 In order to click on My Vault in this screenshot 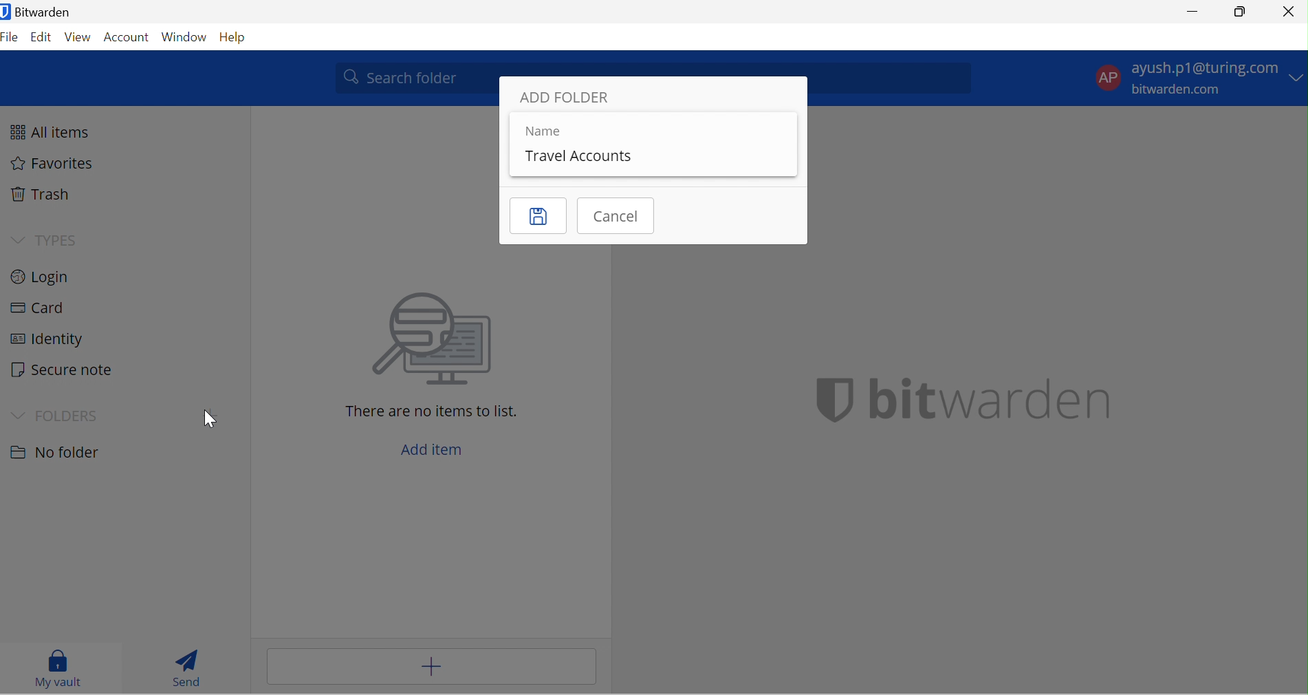, I will do `click(60, 668)`.